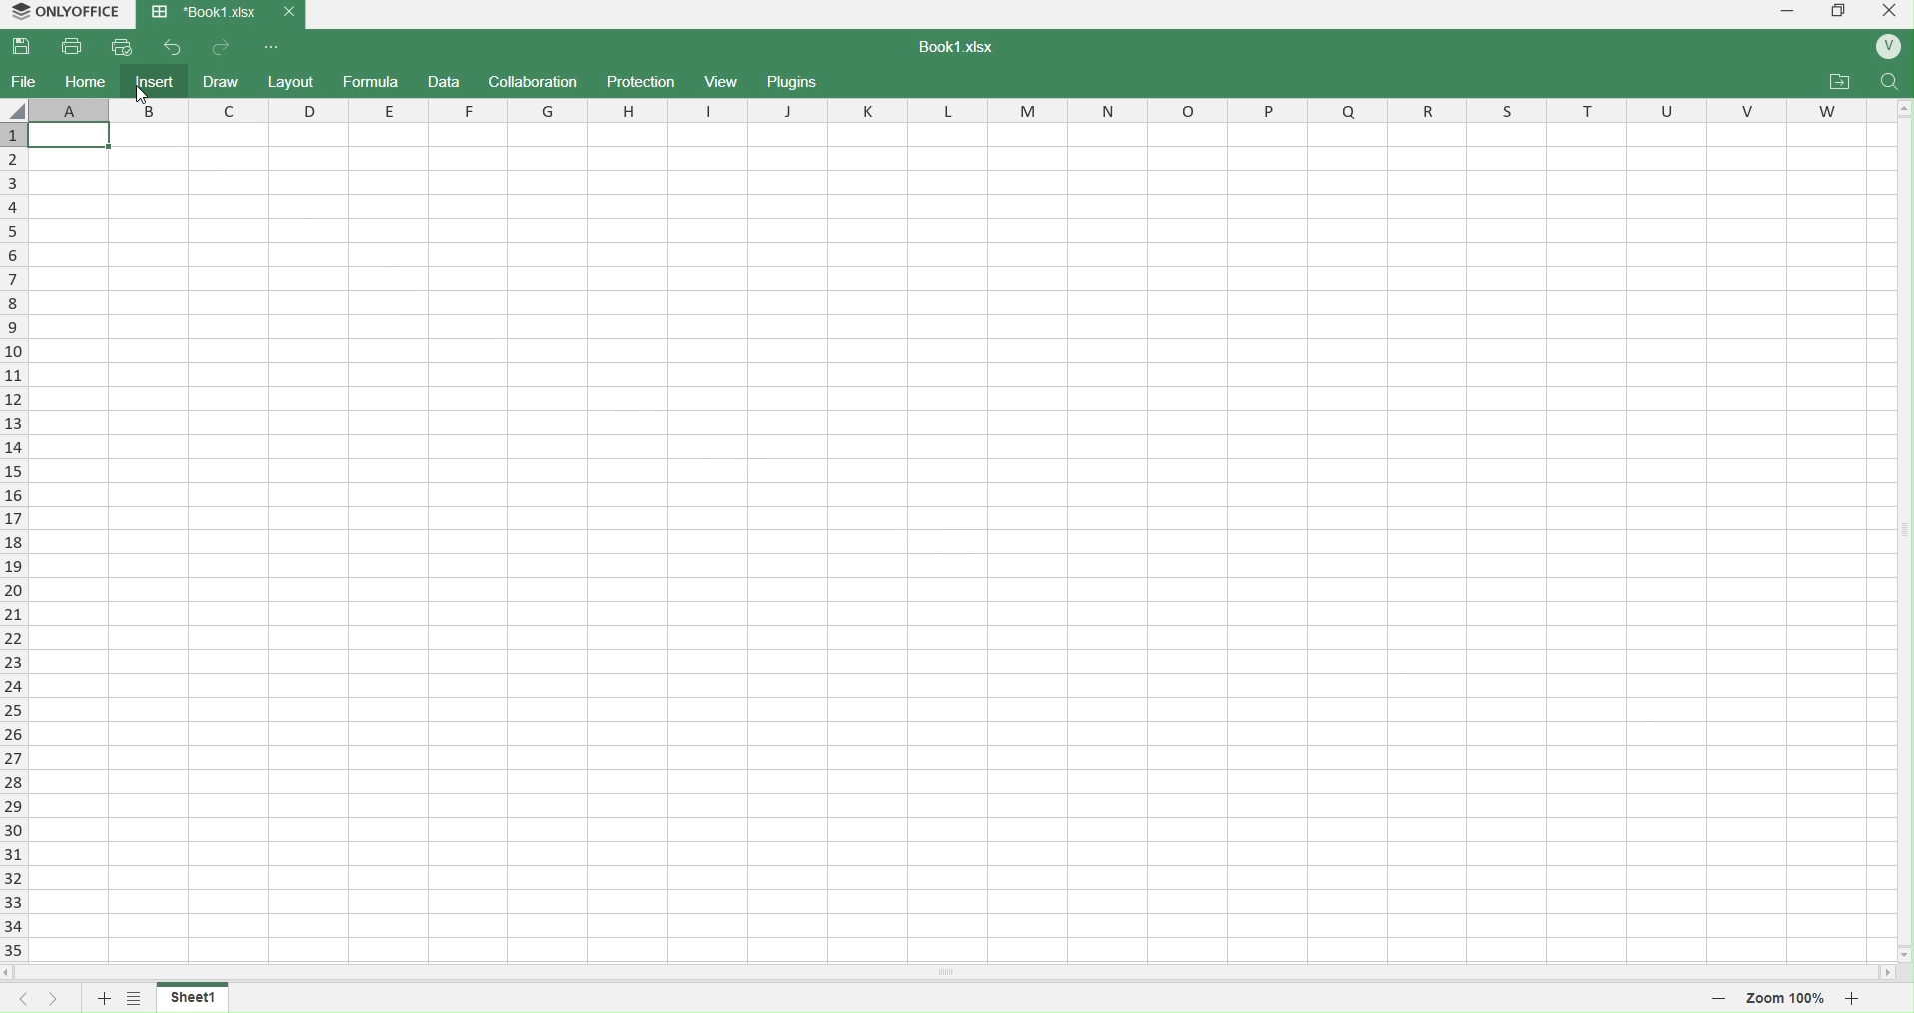 This screenshot has height=1013, width=1914. I want to click on decrease zoom , so click(1718, 997).